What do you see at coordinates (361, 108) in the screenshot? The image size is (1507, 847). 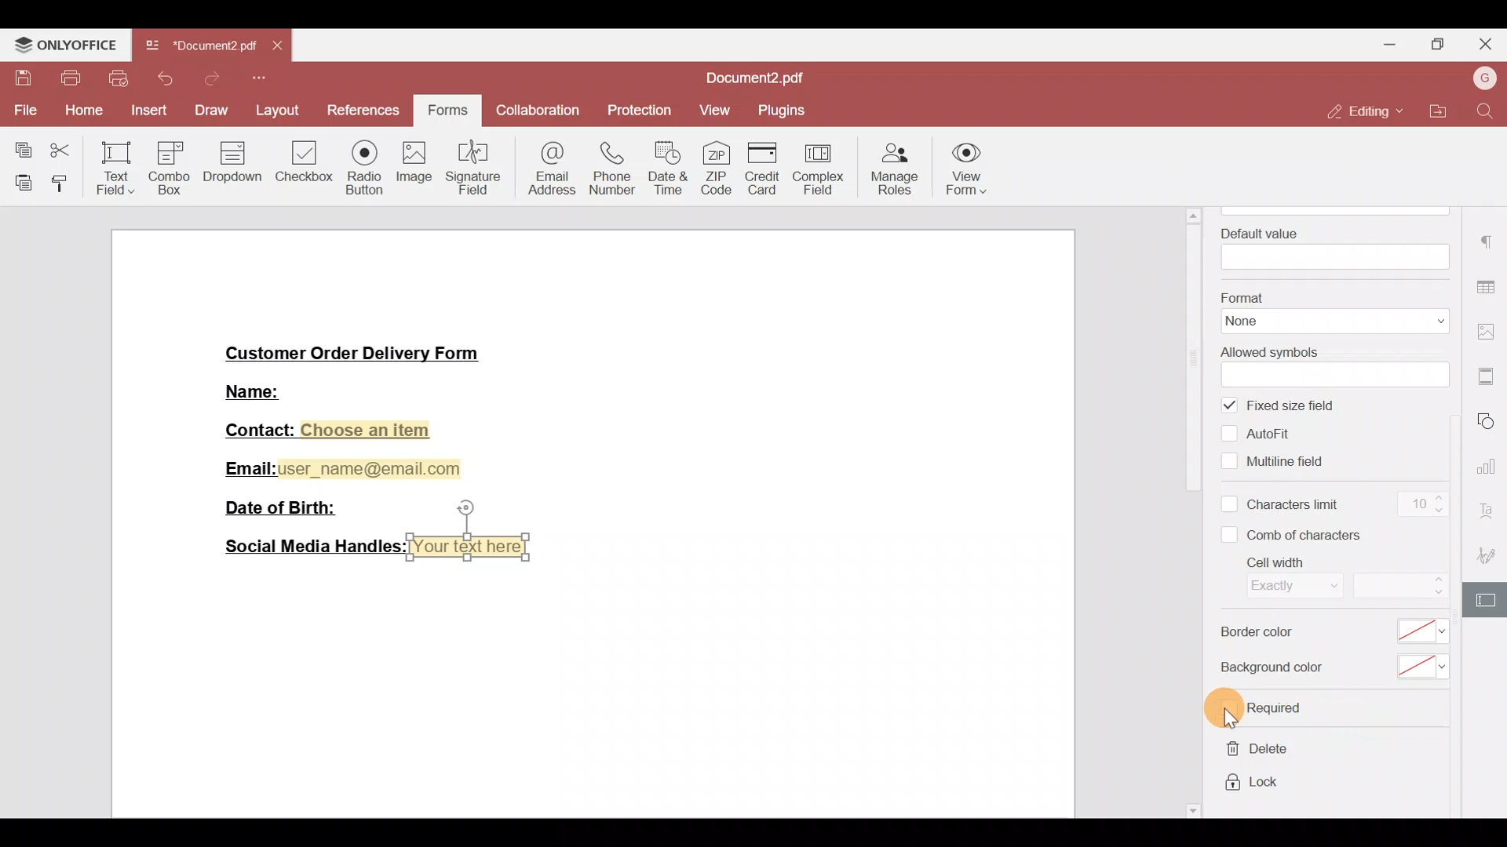 I see `References` at bounding box center [361, 108].